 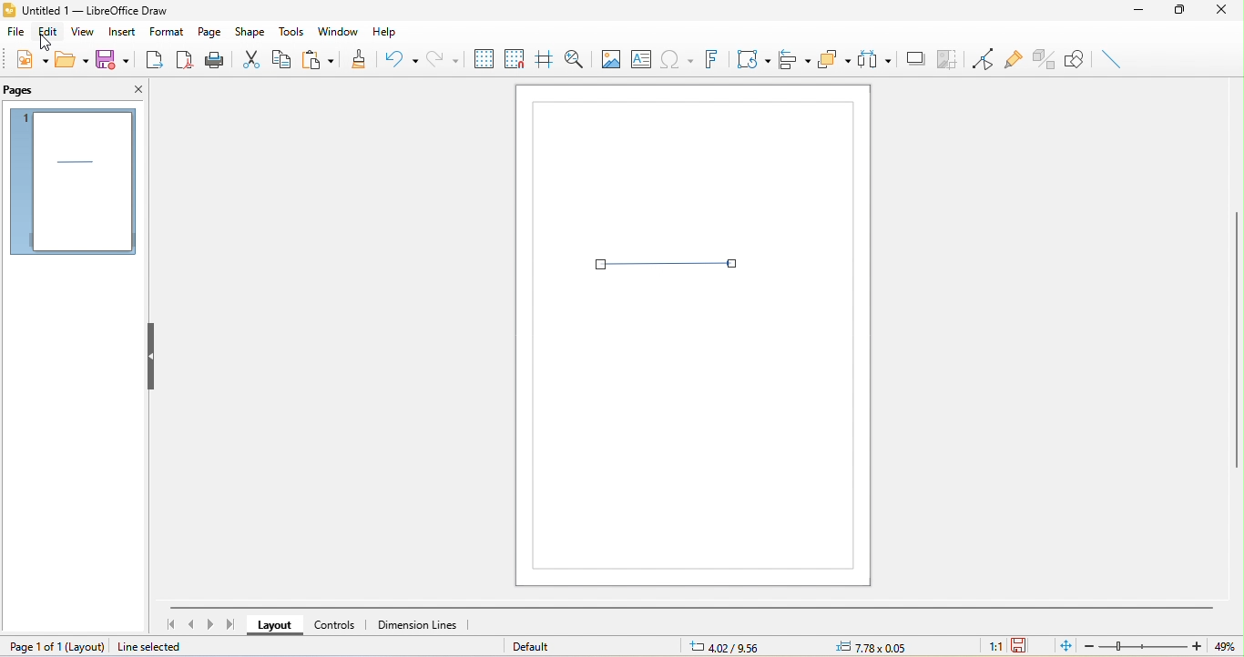 What do you see at coordinates (676, 58) in the screenshot?
I see `special character` at bounding box center [676, 58].